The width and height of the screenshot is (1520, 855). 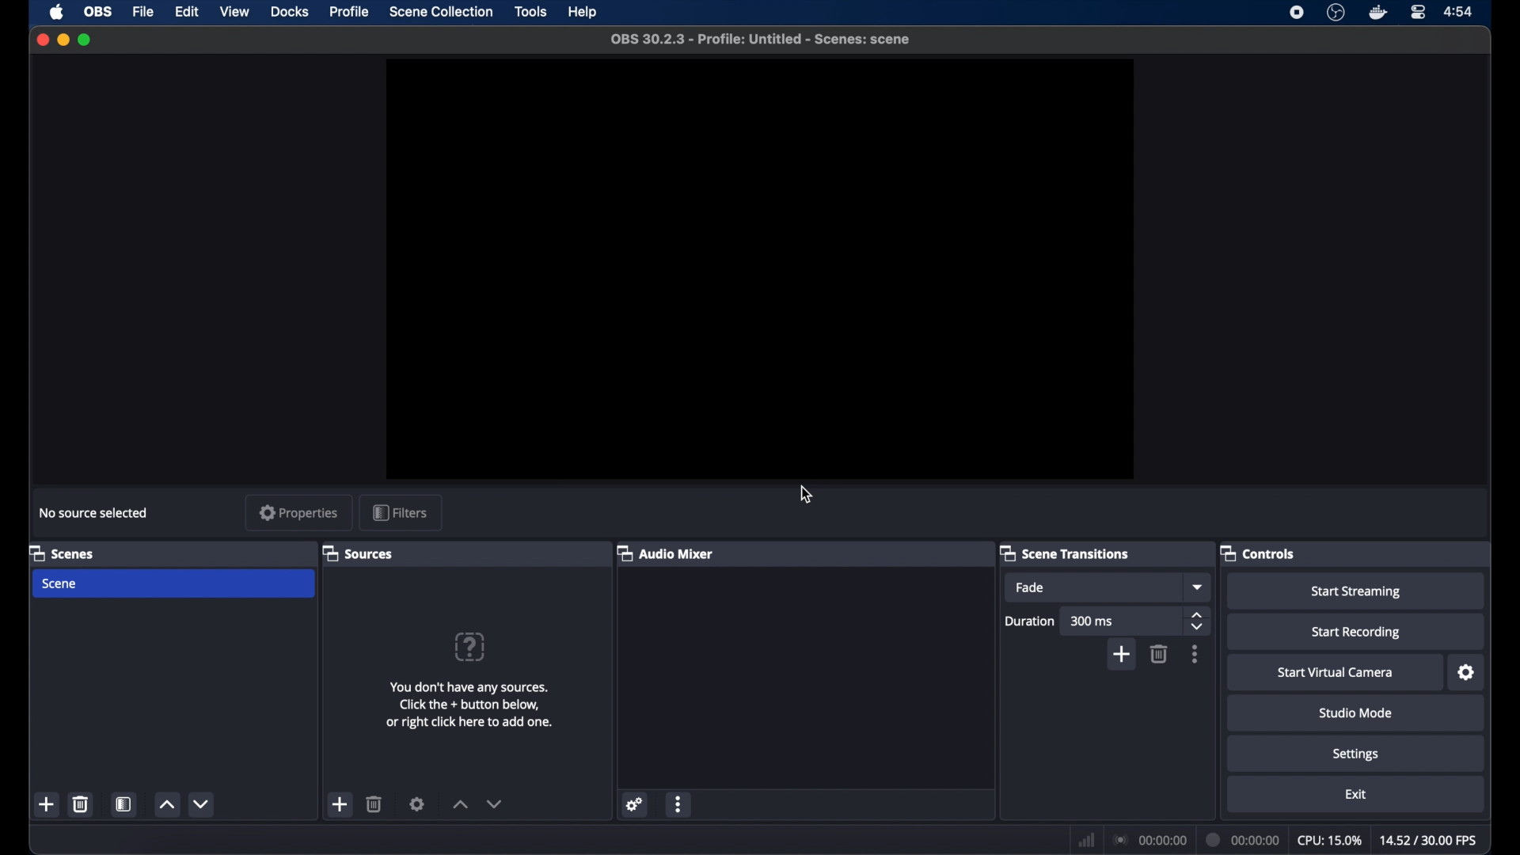 What do you see at coordinates (1337, 671) in the screenshot?
I see `start virtual camera` at bounding box center [1337, 671].